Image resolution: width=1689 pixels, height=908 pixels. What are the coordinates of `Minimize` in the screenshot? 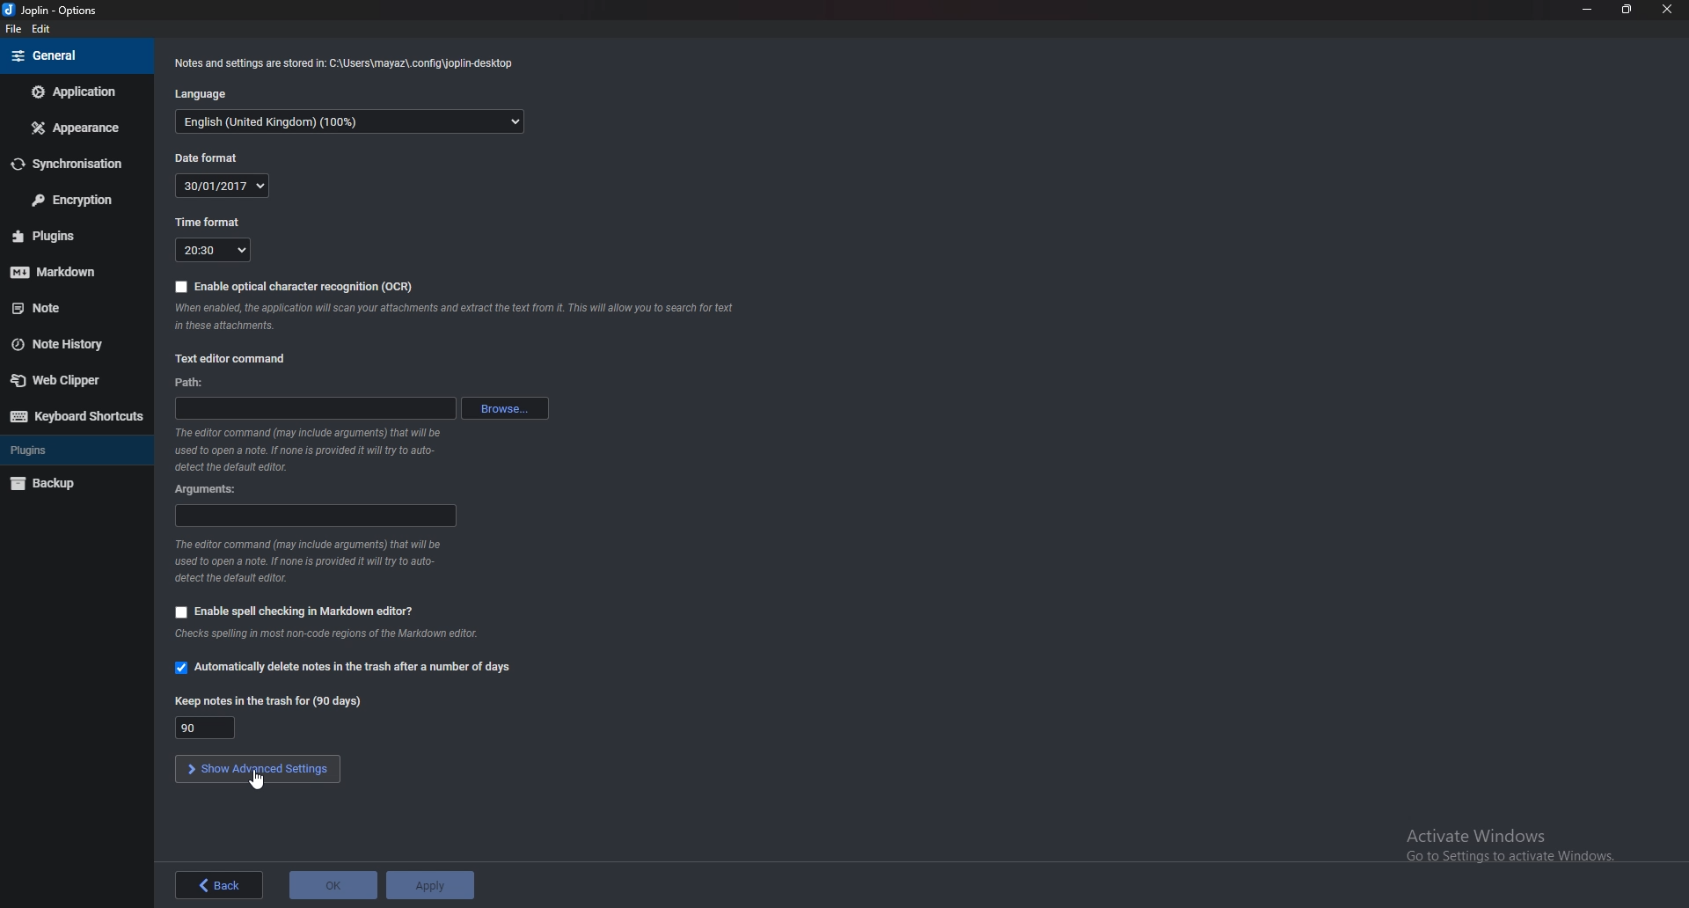 It's located at (1589, 10).